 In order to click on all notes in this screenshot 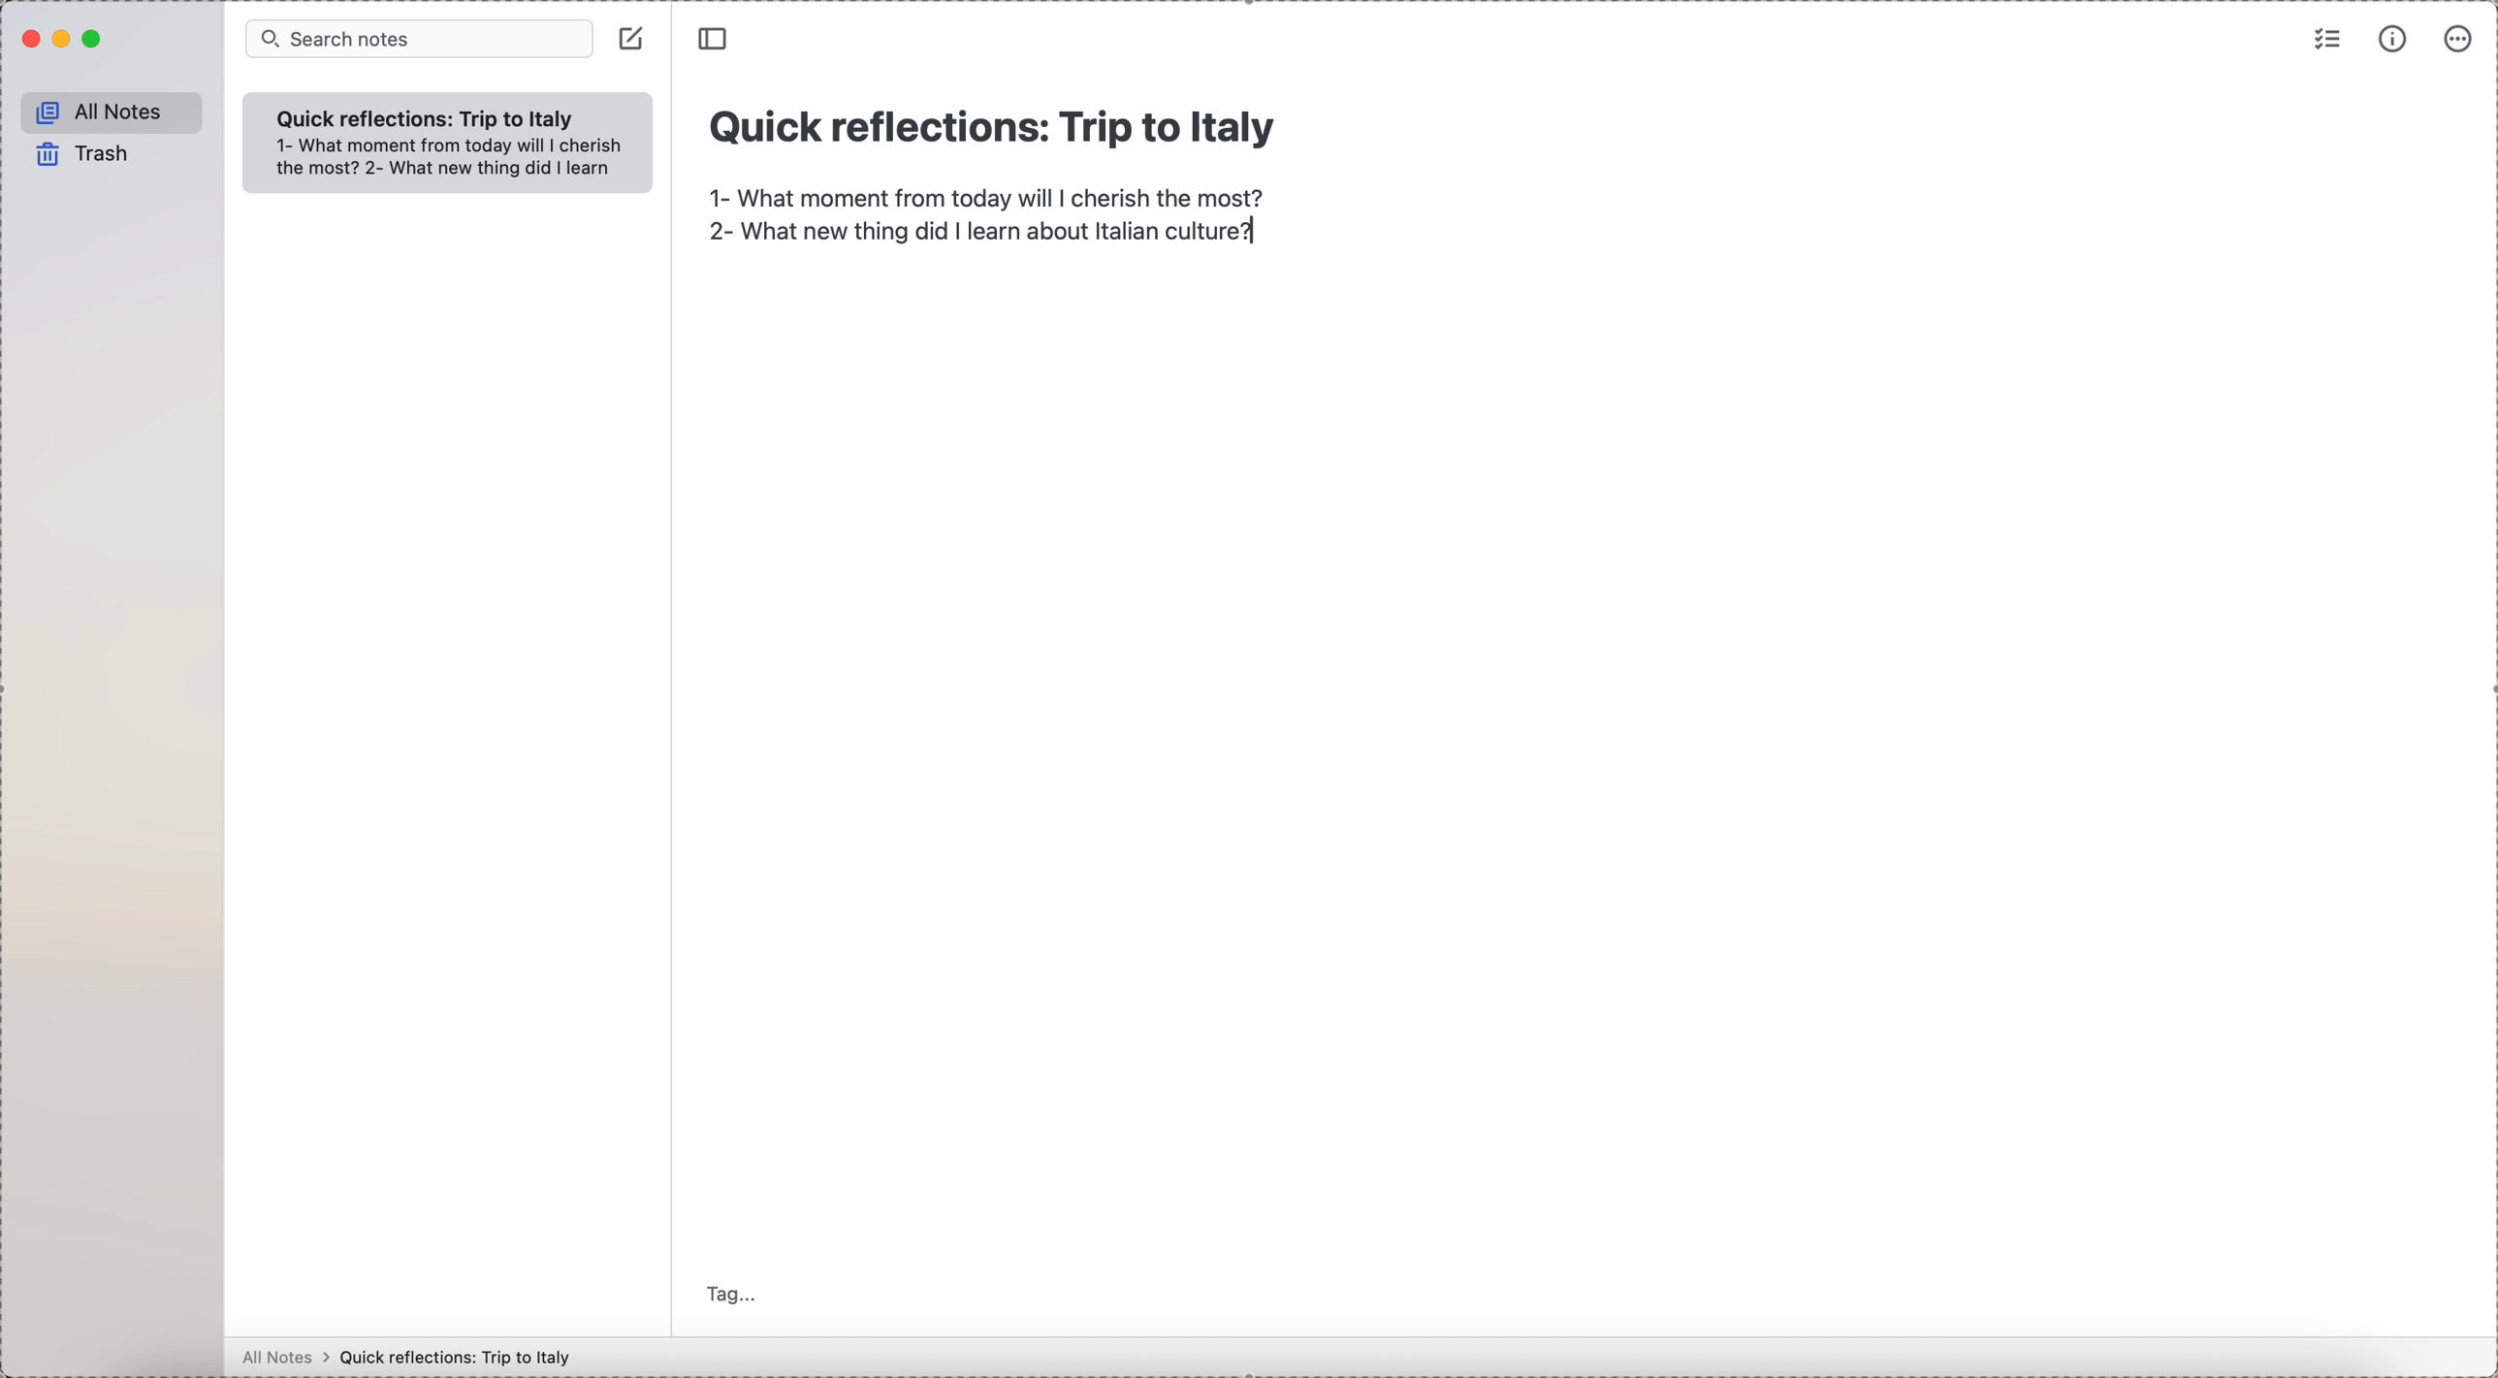, I will do `click(279, 1359)`.